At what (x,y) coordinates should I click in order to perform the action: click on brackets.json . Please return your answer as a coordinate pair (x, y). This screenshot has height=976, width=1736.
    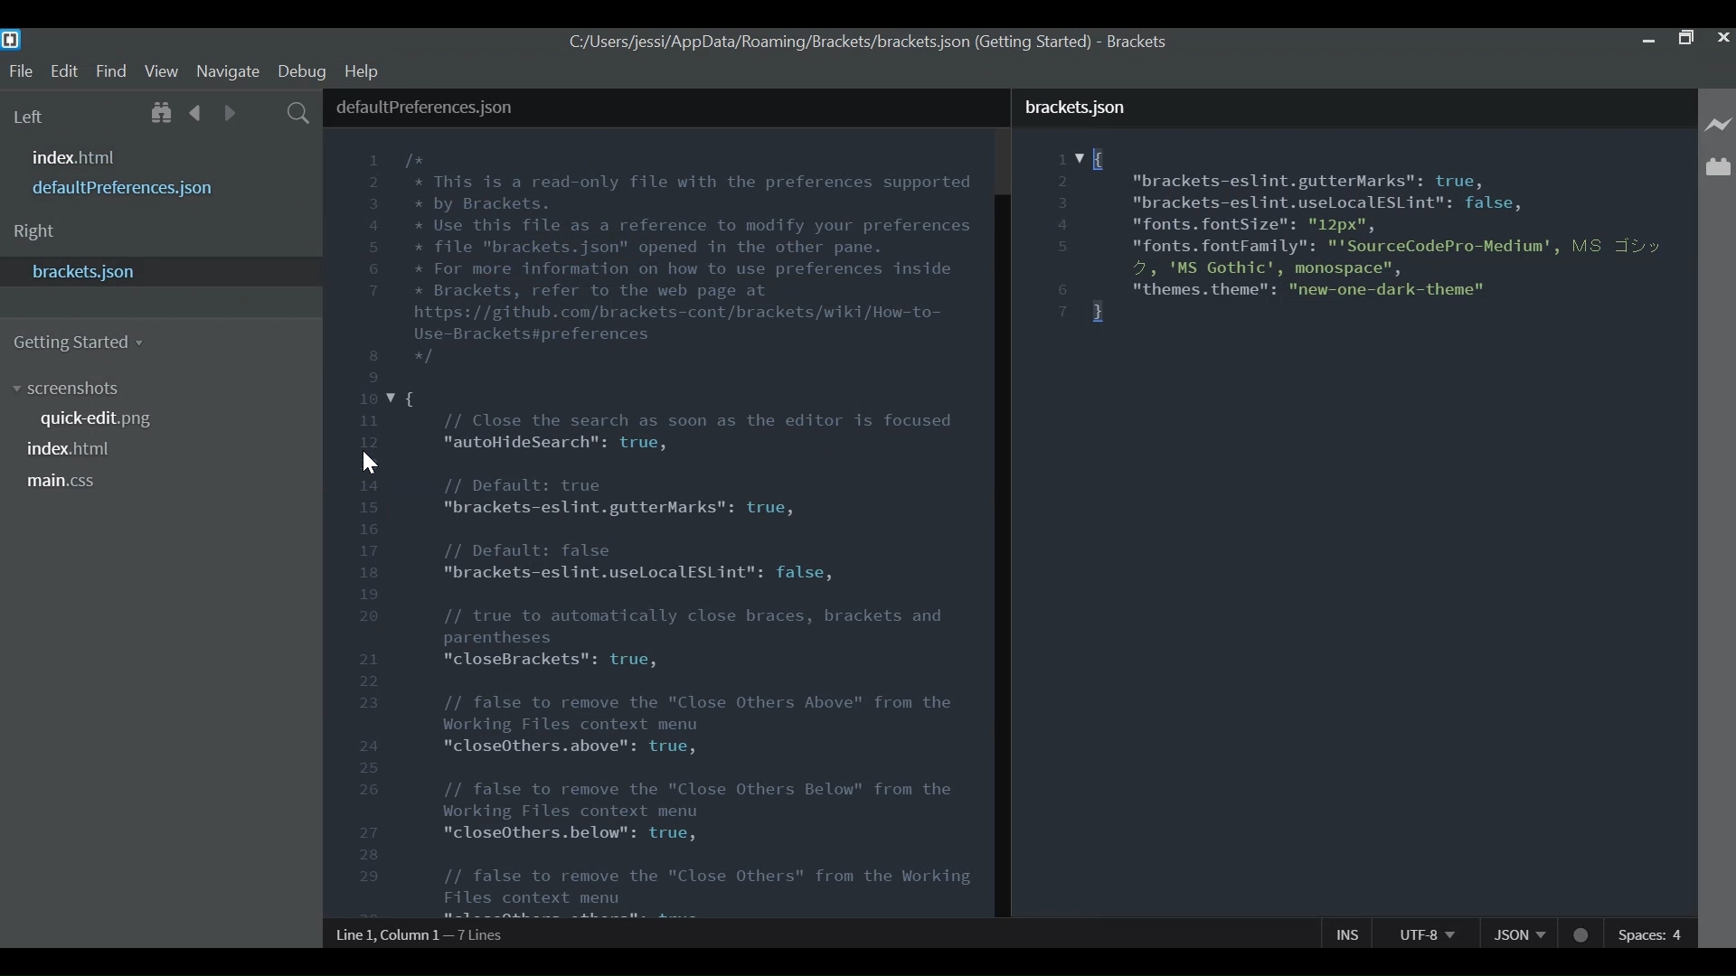
    Looking at the image, I should click on (1355, 105).